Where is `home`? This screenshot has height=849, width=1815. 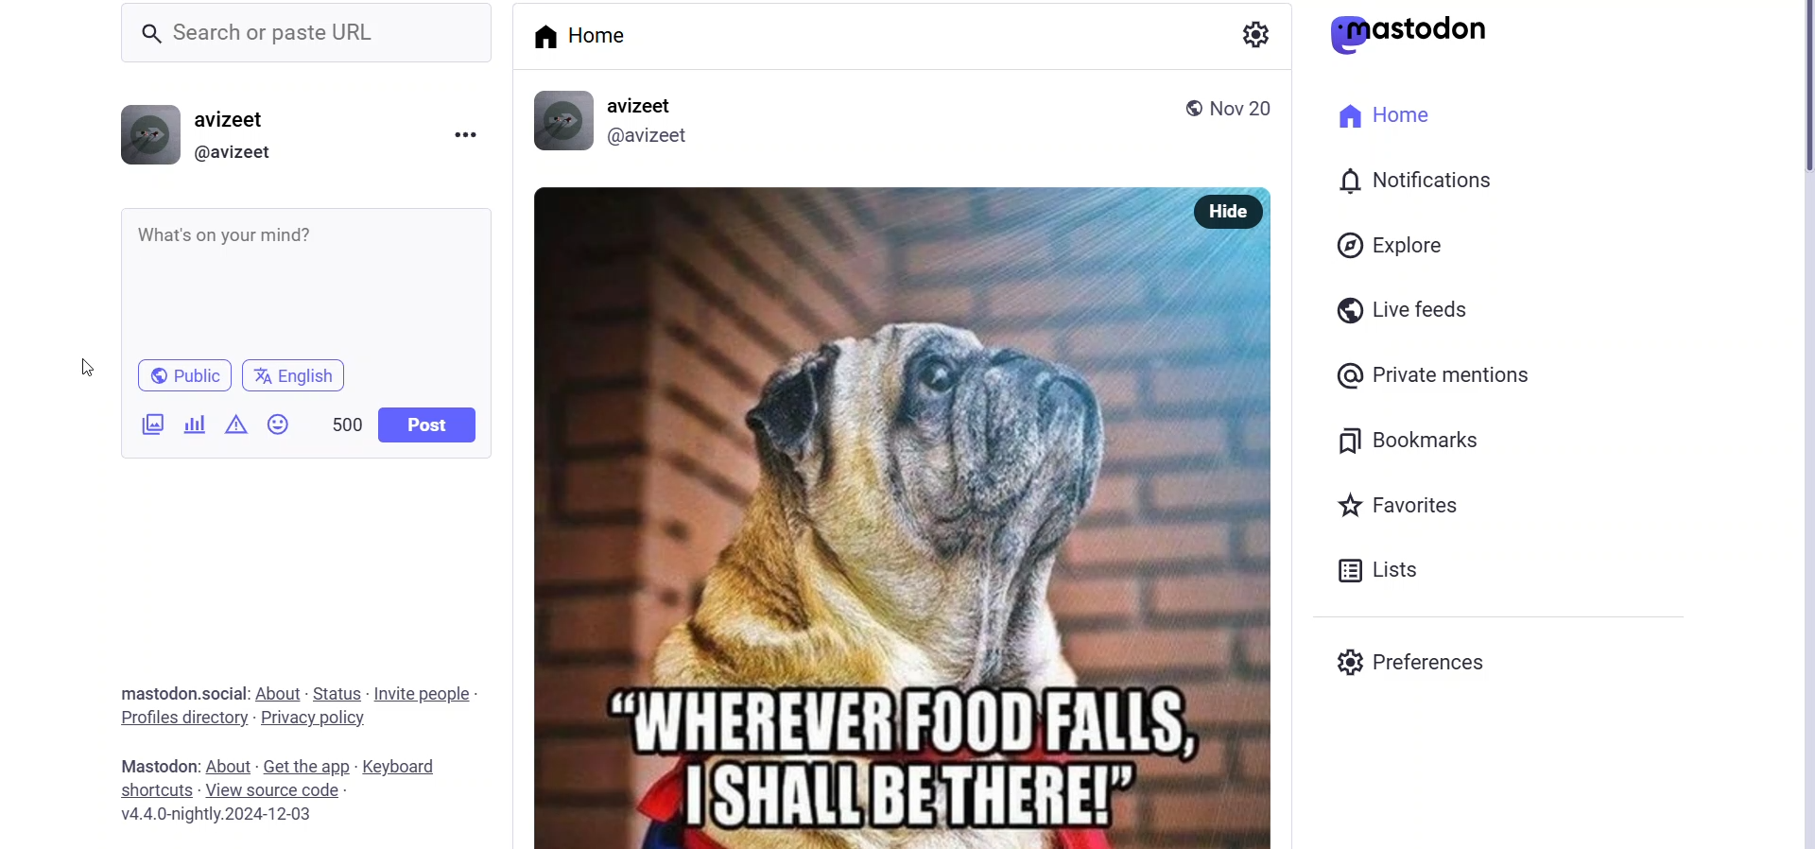 home is located at coordinates (1387, 116).